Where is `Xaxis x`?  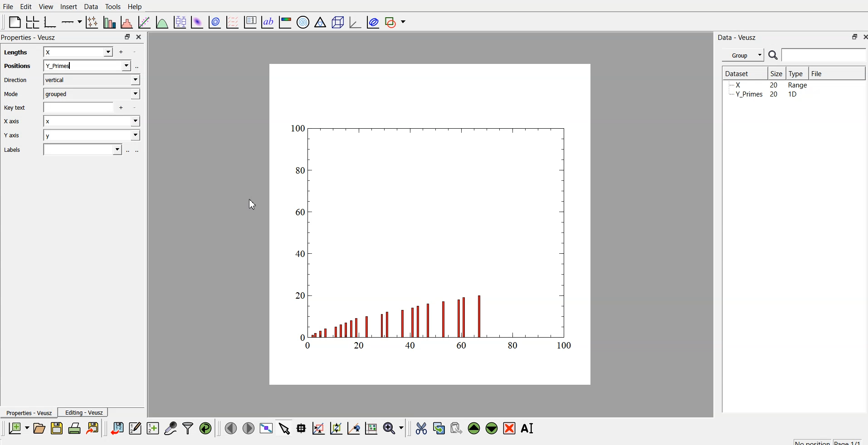 Xaxis x is located at coordinates (74, 122).